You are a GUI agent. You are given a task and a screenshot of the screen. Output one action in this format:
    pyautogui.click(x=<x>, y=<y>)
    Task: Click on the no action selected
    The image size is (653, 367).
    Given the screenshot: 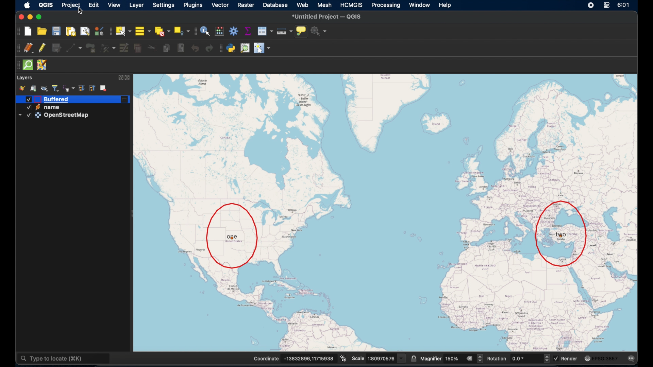 What is the action you would take?
    pyautogui.click(x=320, y=31)
    